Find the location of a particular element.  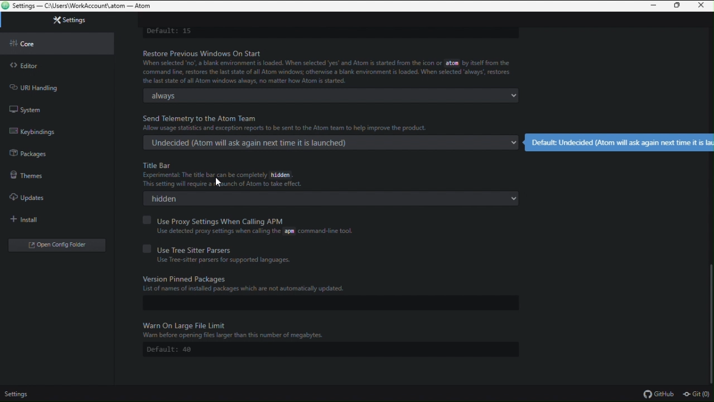

Send Telemetry to the Atom Team
Allow usage statistics and exception reports to be sent to the Atom tesm 0 help improve the product. is located at coordinates (297, 122).